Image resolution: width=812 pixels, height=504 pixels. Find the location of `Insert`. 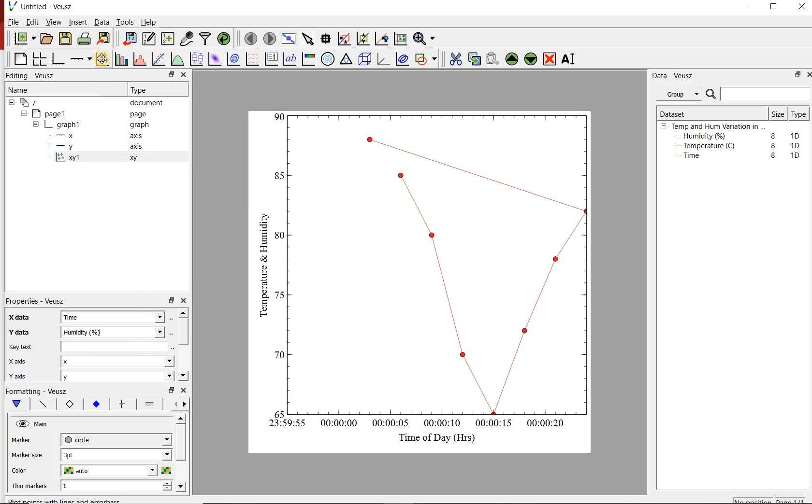

Insert is located at coordinates (76, 22).